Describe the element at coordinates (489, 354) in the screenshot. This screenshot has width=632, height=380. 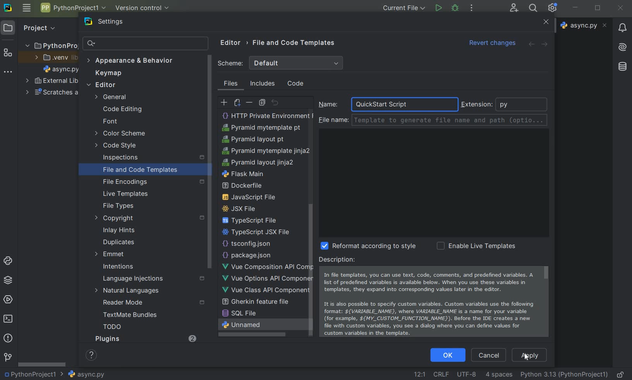
I see `cancel` at that location.